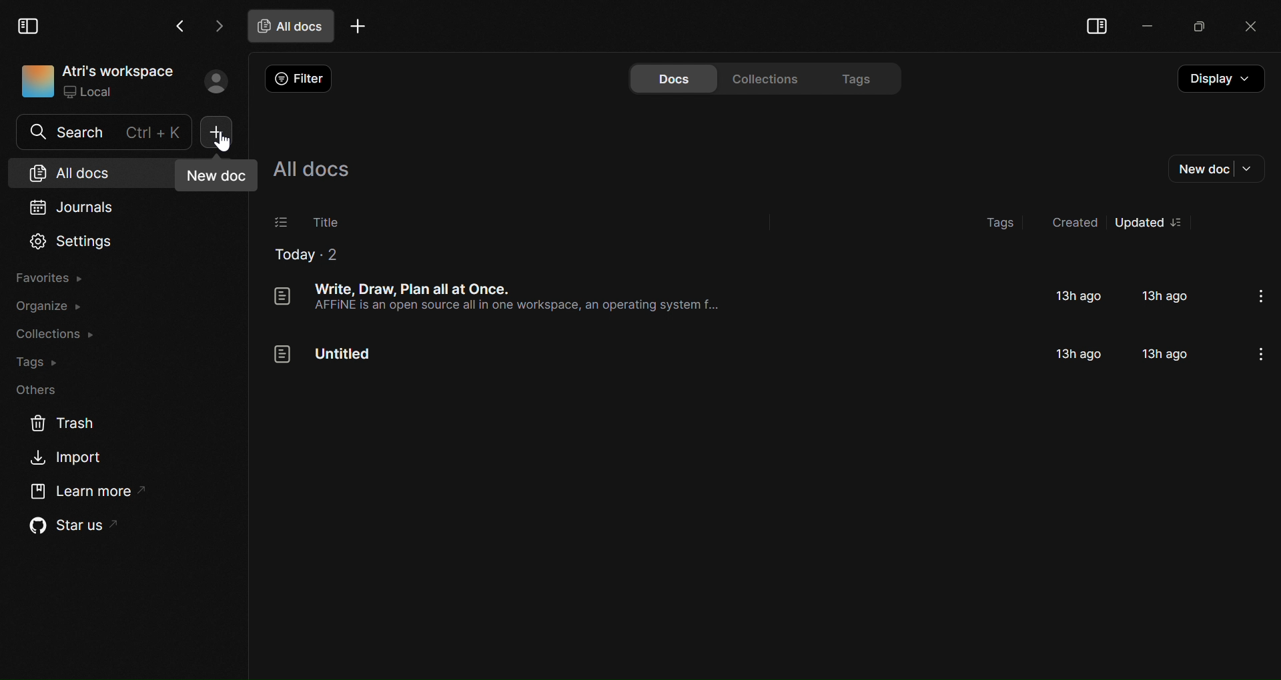 The height and width of the screenshot is (680, 1281). Describe the element at coordinates (73, 241) in the screenshot. I see `Settings` at that location.